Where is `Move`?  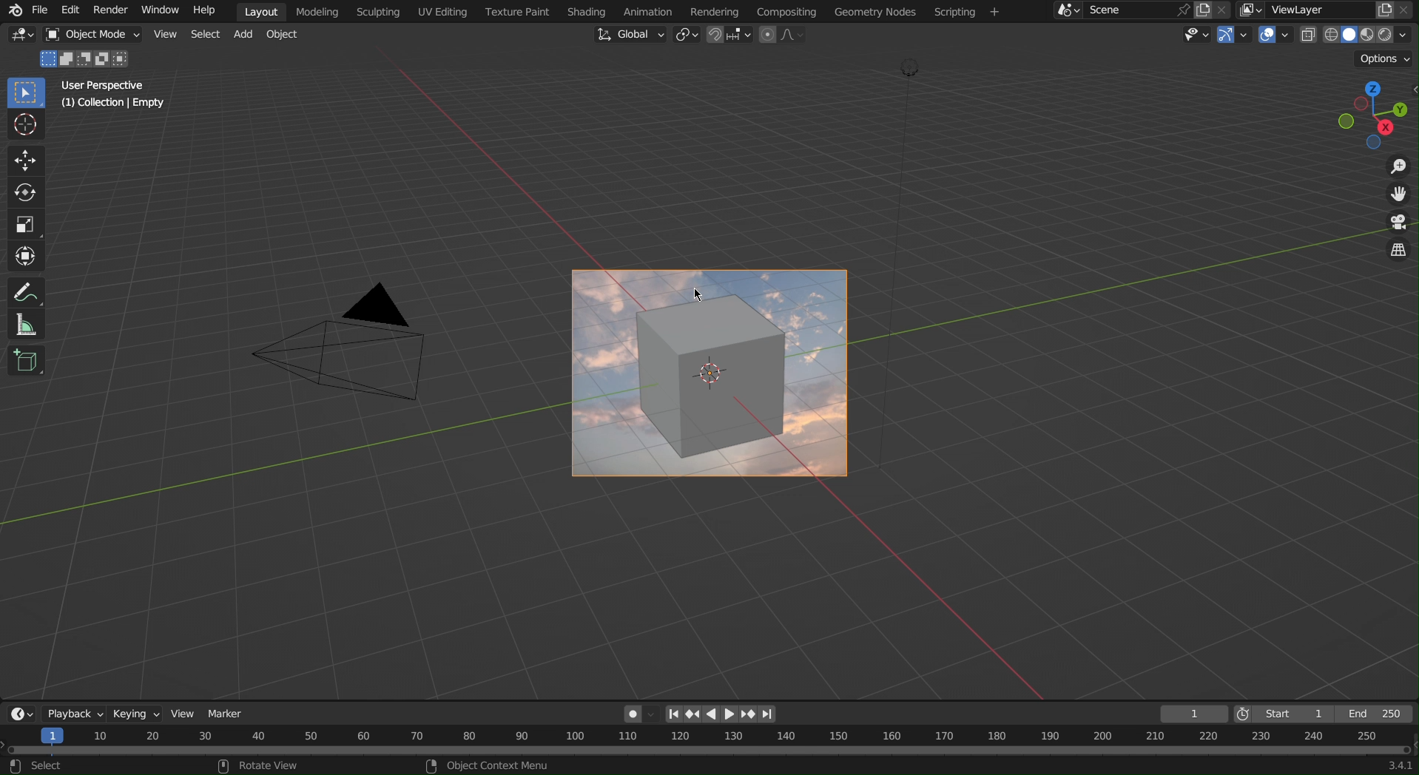
Move is located at coordinates (23, 161).